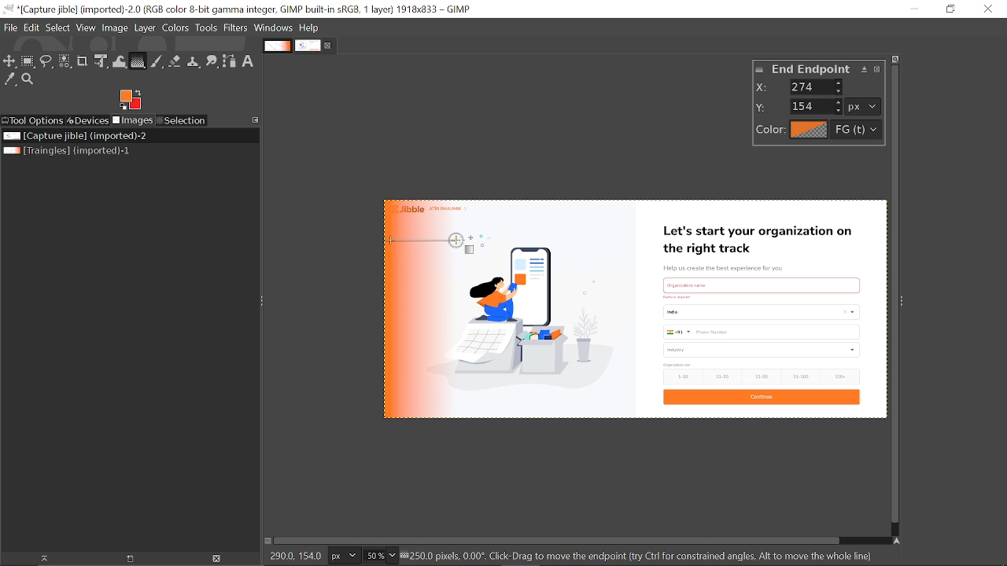 The width and height of the screenshot is (1007, 566). I want to click on Delete  the image, so click(219, 559).